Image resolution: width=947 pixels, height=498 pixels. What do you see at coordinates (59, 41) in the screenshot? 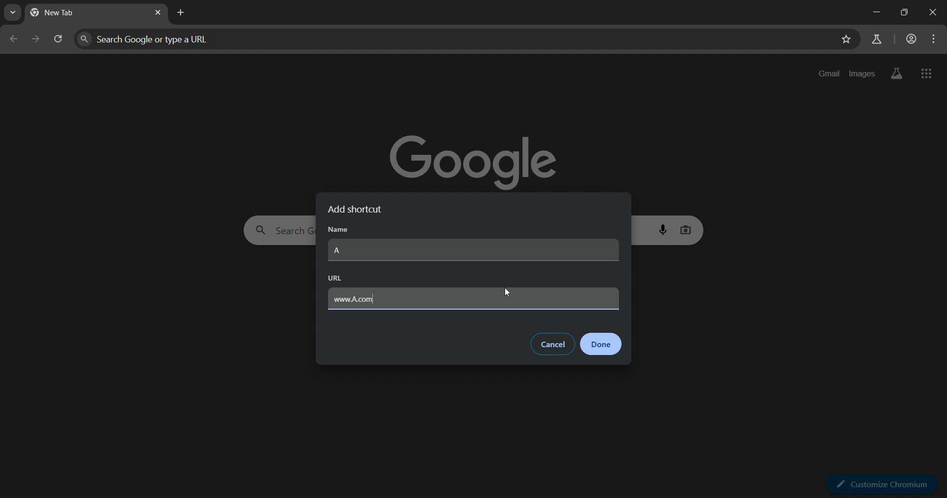
I see `reload page` at bounding box center [59, 41].